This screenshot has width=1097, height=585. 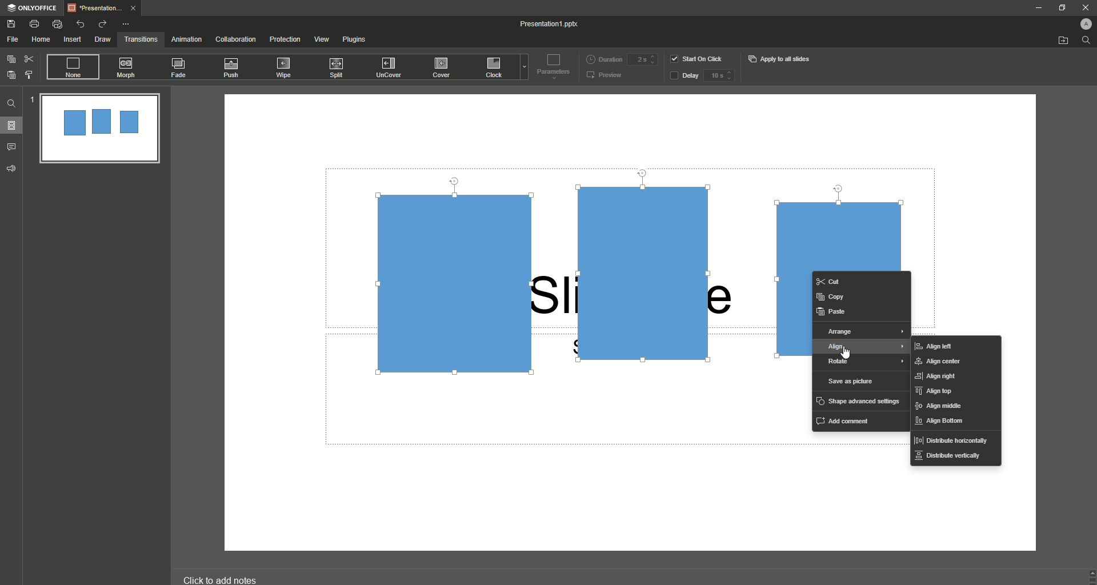 What do you see at coordinates (58, 25) in the screenshot?
I see `Quick Print` at bounding box center [58, 25].